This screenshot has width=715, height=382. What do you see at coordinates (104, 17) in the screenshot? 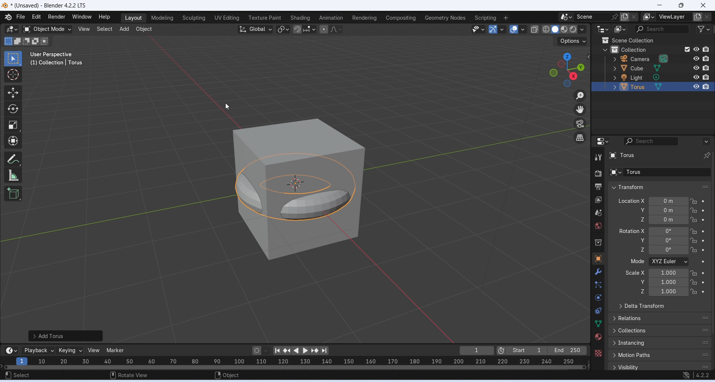
I see `Help` at bounding box center [104, 17].